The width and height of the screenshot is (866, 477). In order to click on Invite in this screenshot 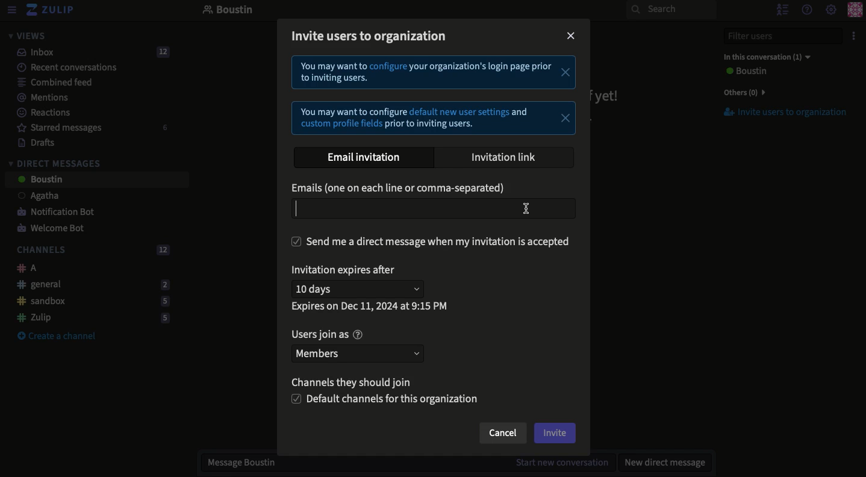, I will do `click(555, 433)`.